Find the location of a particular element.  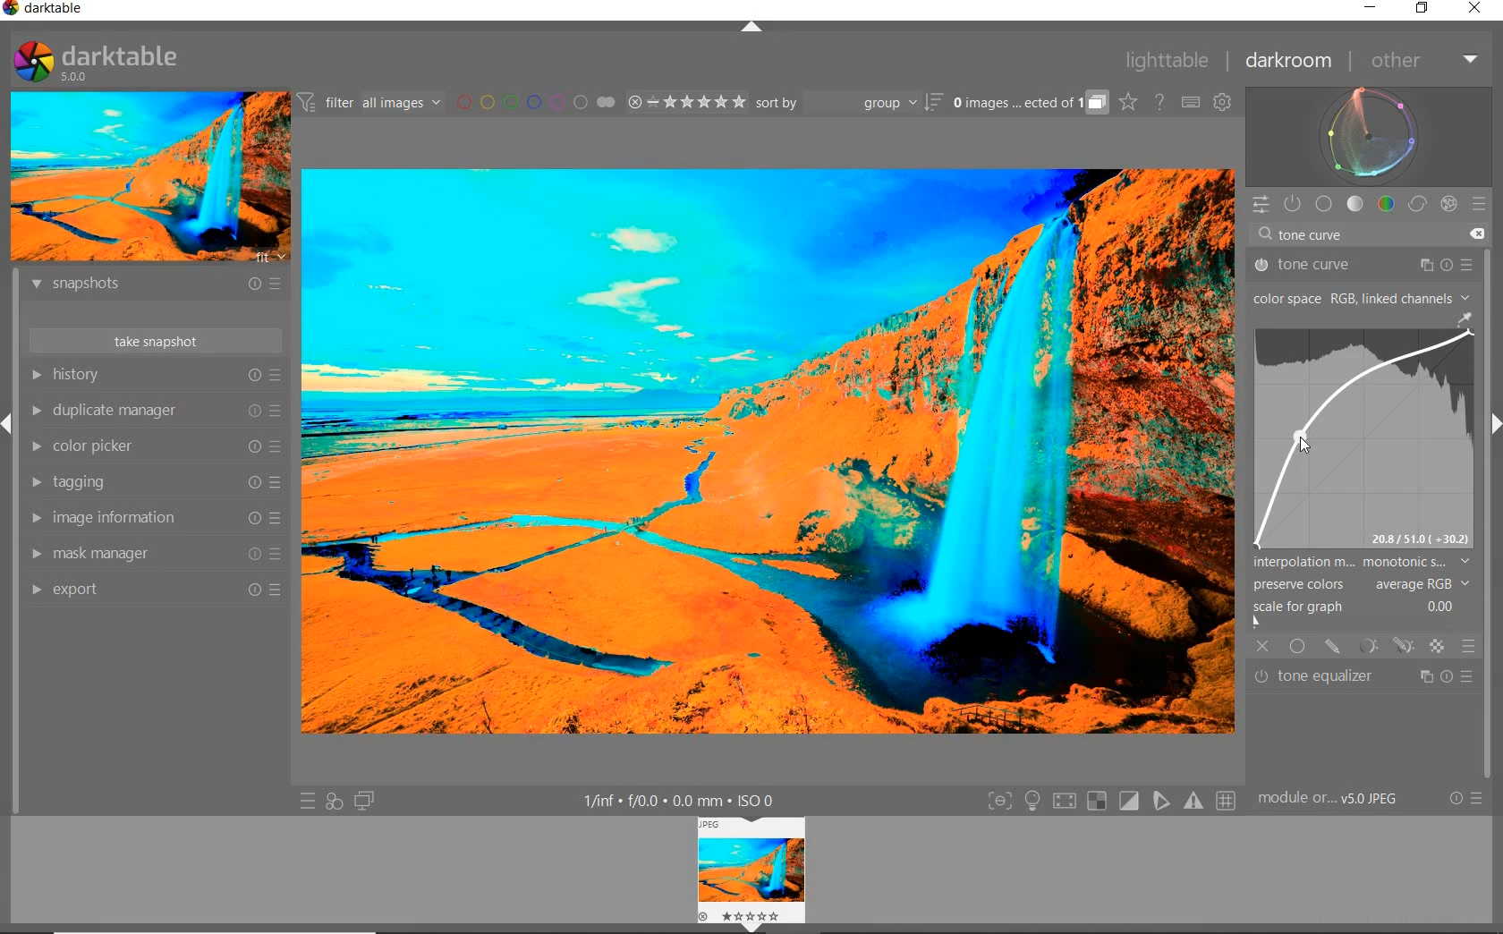

color is located at coordinates (1385, 204).